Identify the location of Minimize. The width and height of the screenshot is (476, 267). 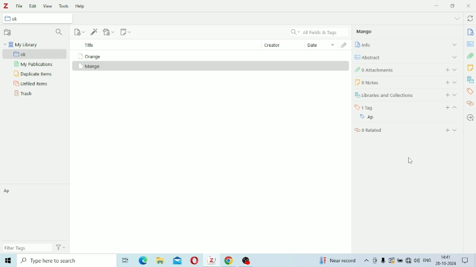
(437, 6).